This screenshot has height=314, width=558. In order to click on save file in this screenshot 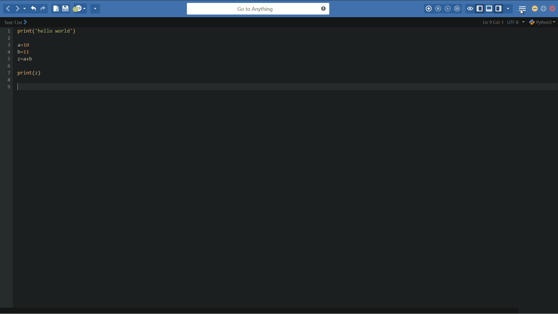, I will do `click(65, 9)`.